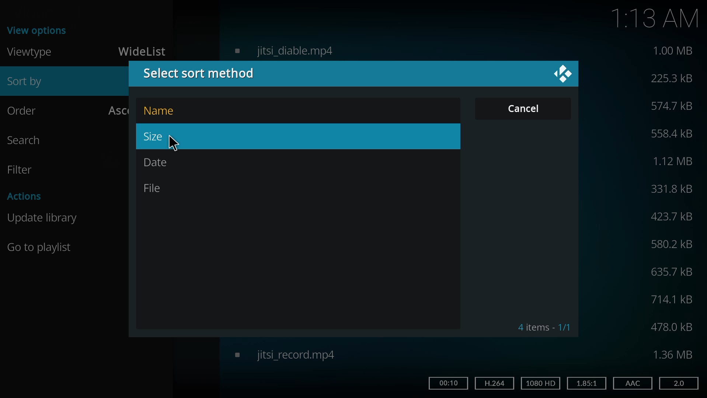 Image resolution: width=707 pixels, height=398 pixels. What do you see at coordinates (143, 50) in the screenshot?
I see `widelist` at bounding box center [143, 50].